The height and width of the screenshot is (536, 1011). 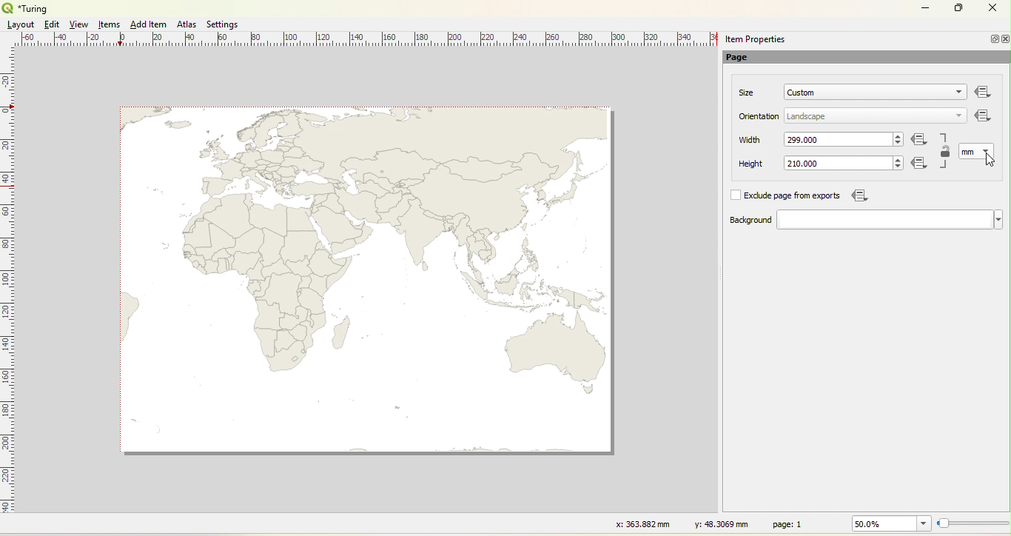 What do you see at coordinates (148, 24) in the screenshot?
I see `Add Item` at bounding box center [148, 24].